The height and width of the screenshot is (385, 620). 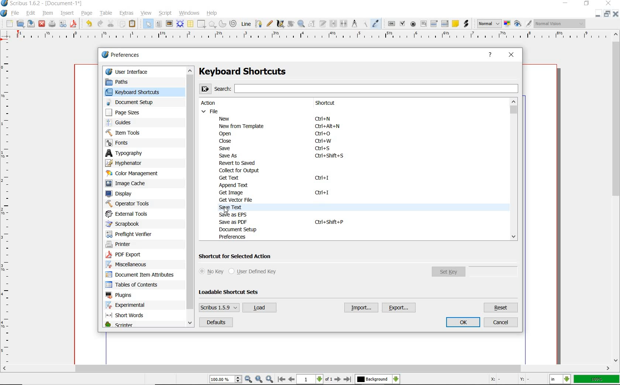 What do you see at coordinates (212, 103) in the screenshot?
I see `action` at bounding box center [212, 103].